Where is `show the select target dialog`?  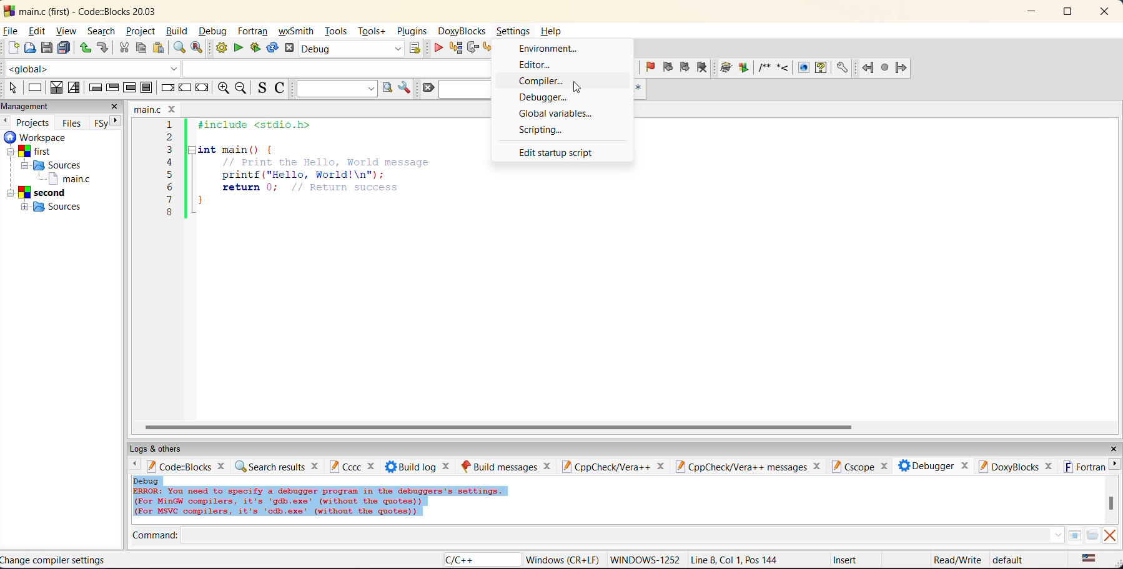 show the select target dialog is located at coordinates (414, 48).